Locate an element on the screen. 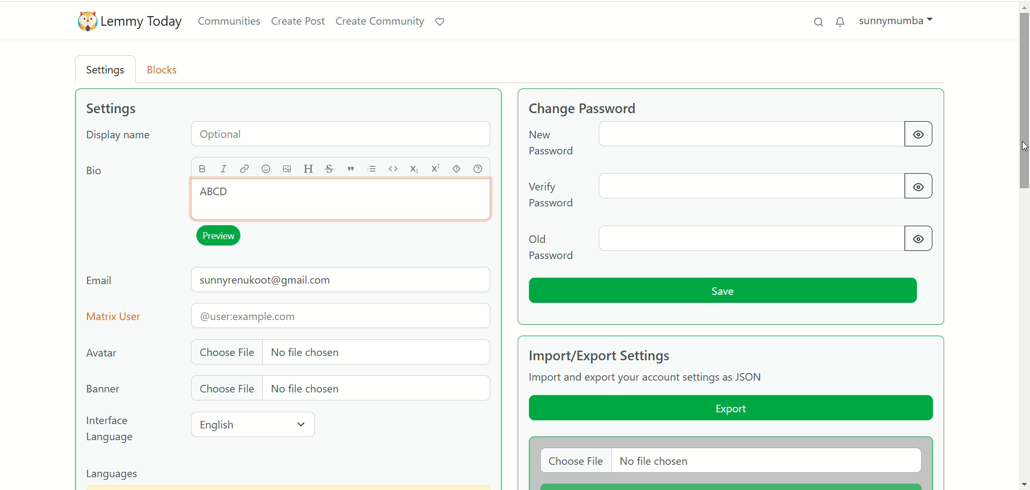  quote is located at coordinates (350, 169).